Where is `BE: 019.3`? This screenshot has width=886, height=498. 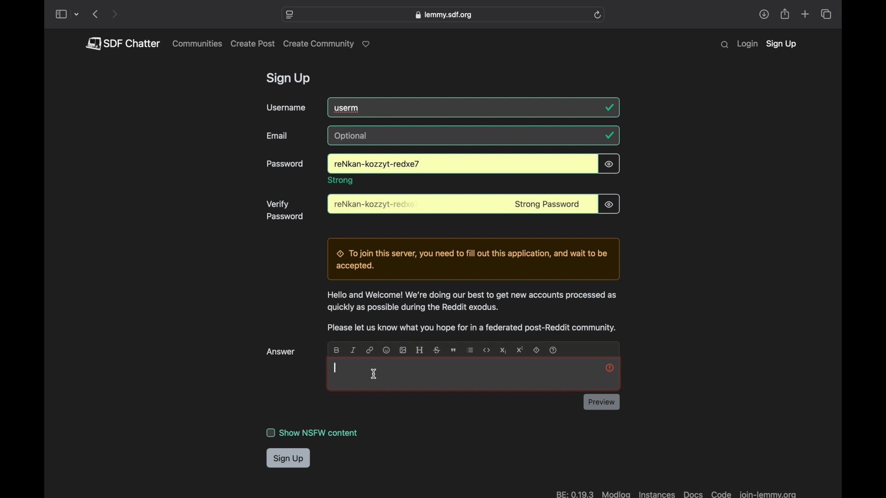 BE: 019.3 is located at coordinates (574, 493).